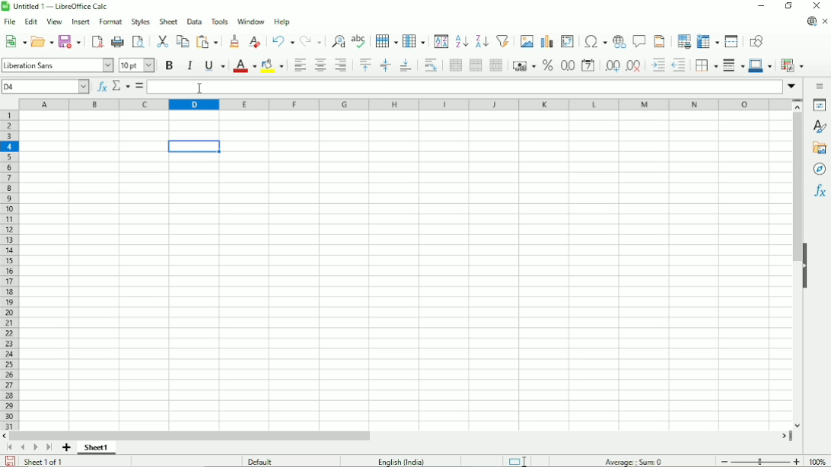 This screenshot has width=831, height=467. Describe the element at coordinates (23, 447) in the screenshot. I see `Scroll to previous sheet` at that location.